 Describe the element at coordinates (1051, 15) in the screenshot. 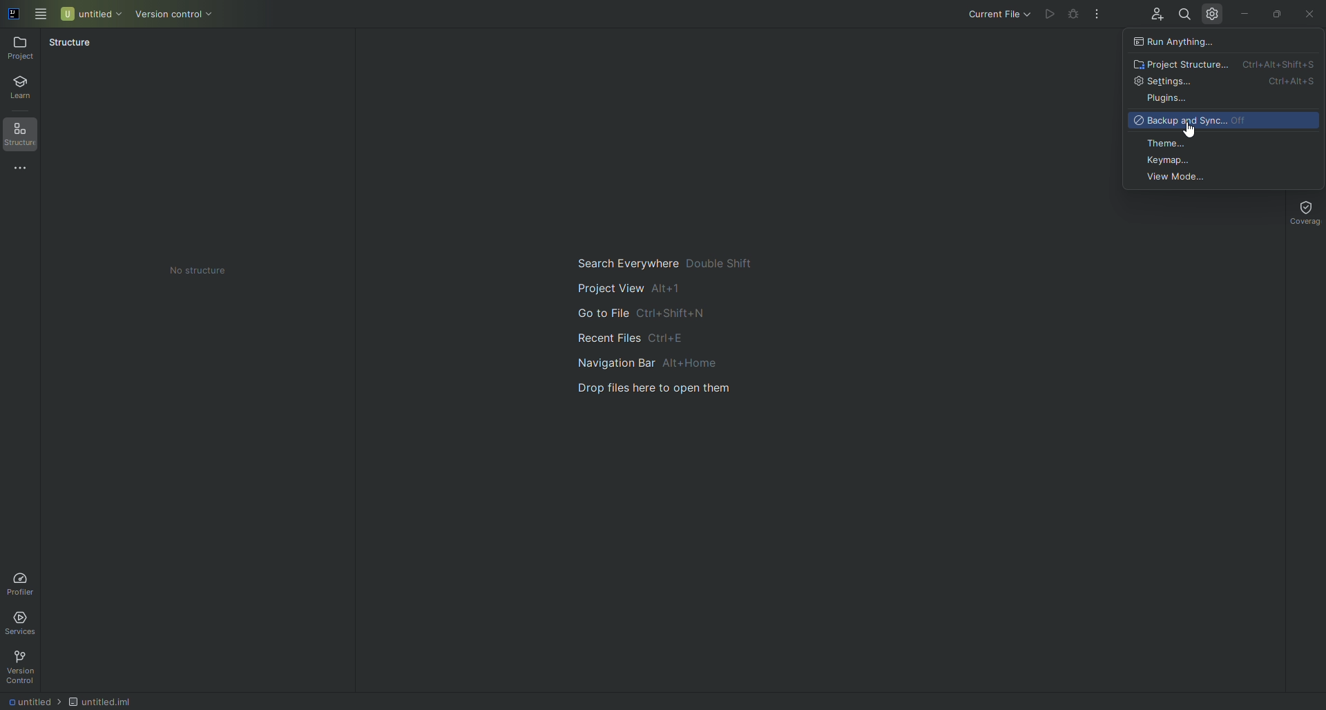

I see `Cannot run current file` at that location.